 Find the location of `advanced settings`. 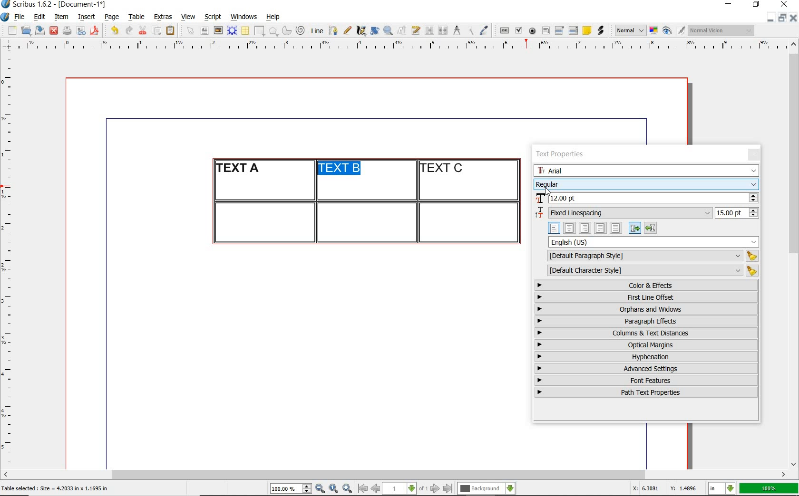

advanced settings is located at coordinates (645, 368).